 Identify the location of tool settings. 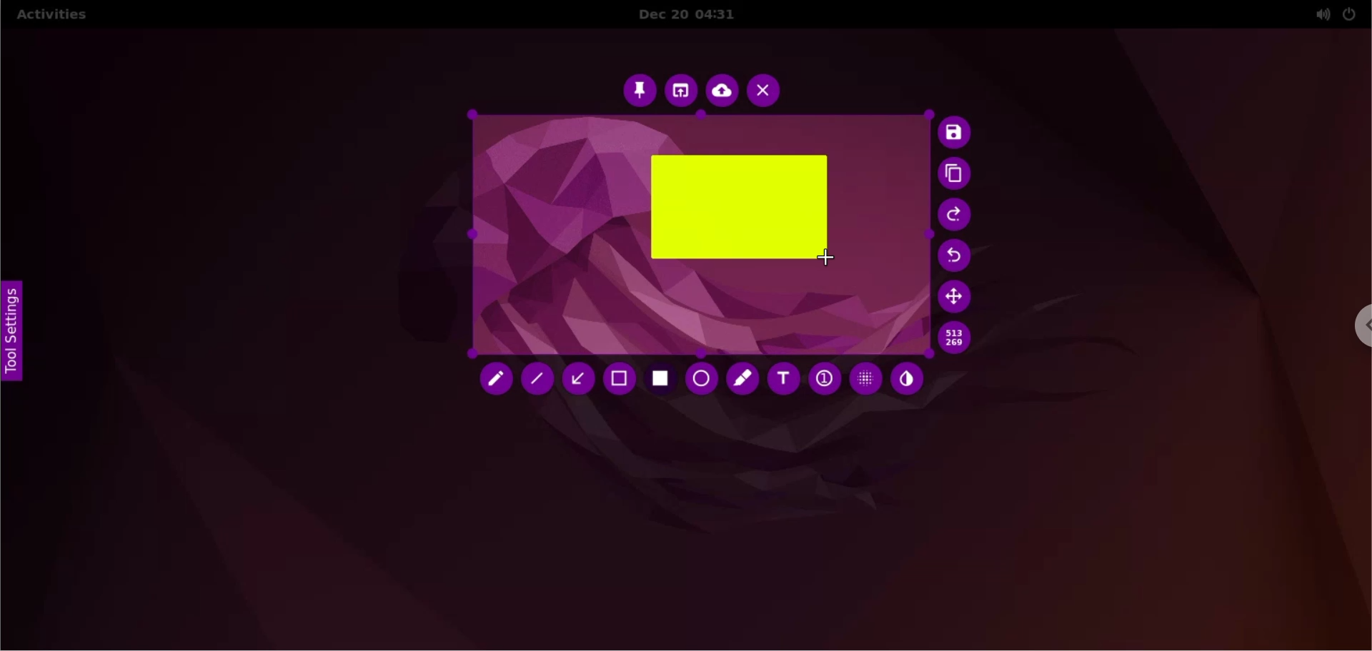
(14, 337).